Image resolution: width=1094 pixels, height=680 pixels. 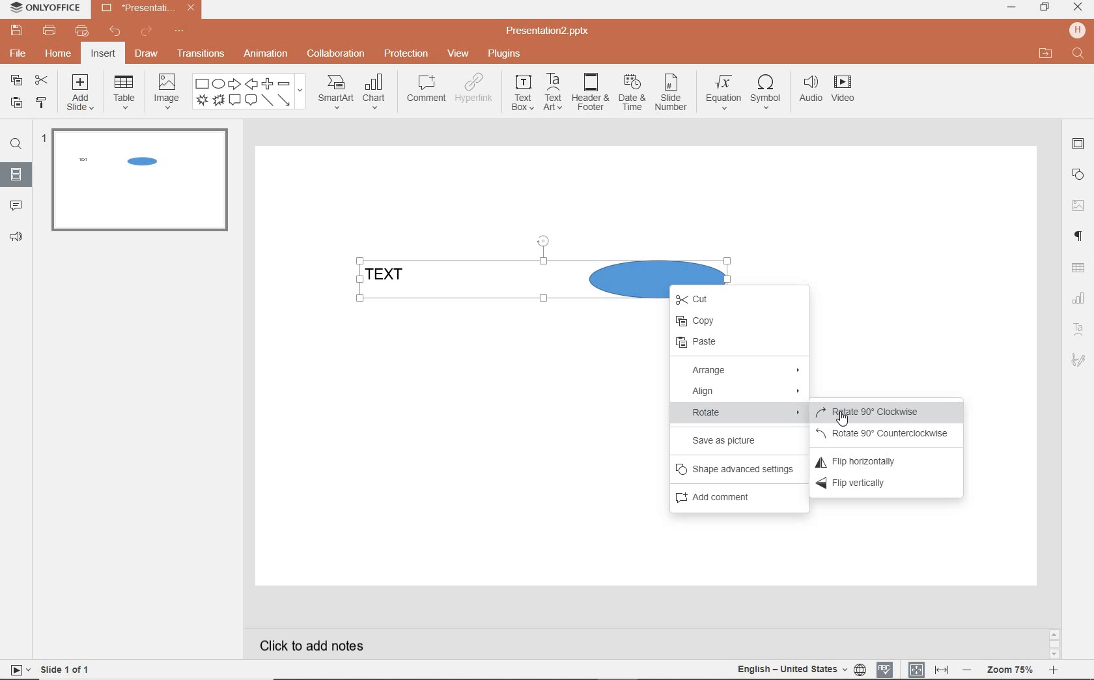 What do you see at coordinates (1079, 173) in the screenshot?
I see `SHAPE SETTINGS` at bounding box center [1079, 173].